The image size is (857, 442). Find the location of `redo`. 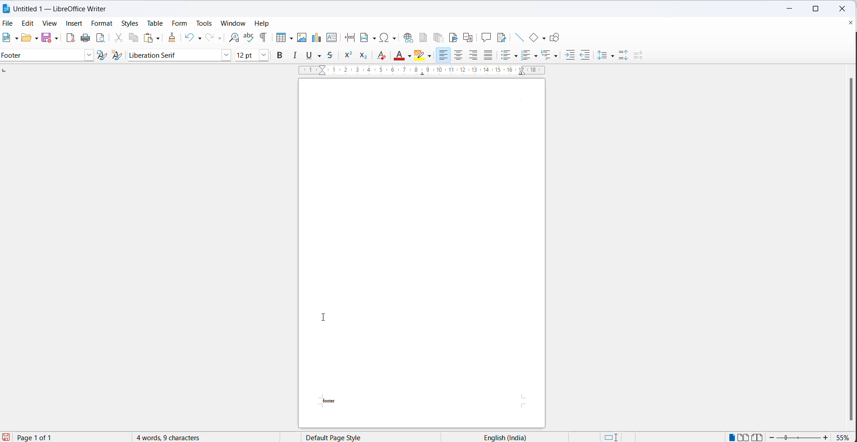

redo is located at coordinates (209, 36).